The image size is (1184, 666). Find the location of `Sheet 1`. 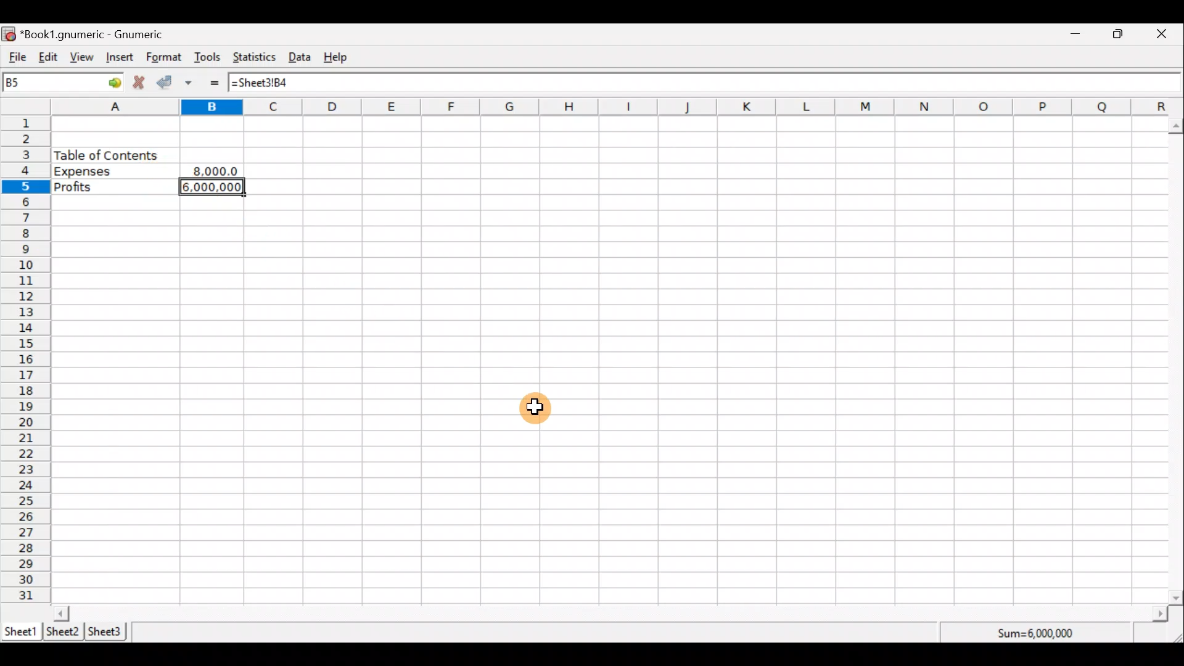

Sheet 1 is located at coordinates (21, 630).